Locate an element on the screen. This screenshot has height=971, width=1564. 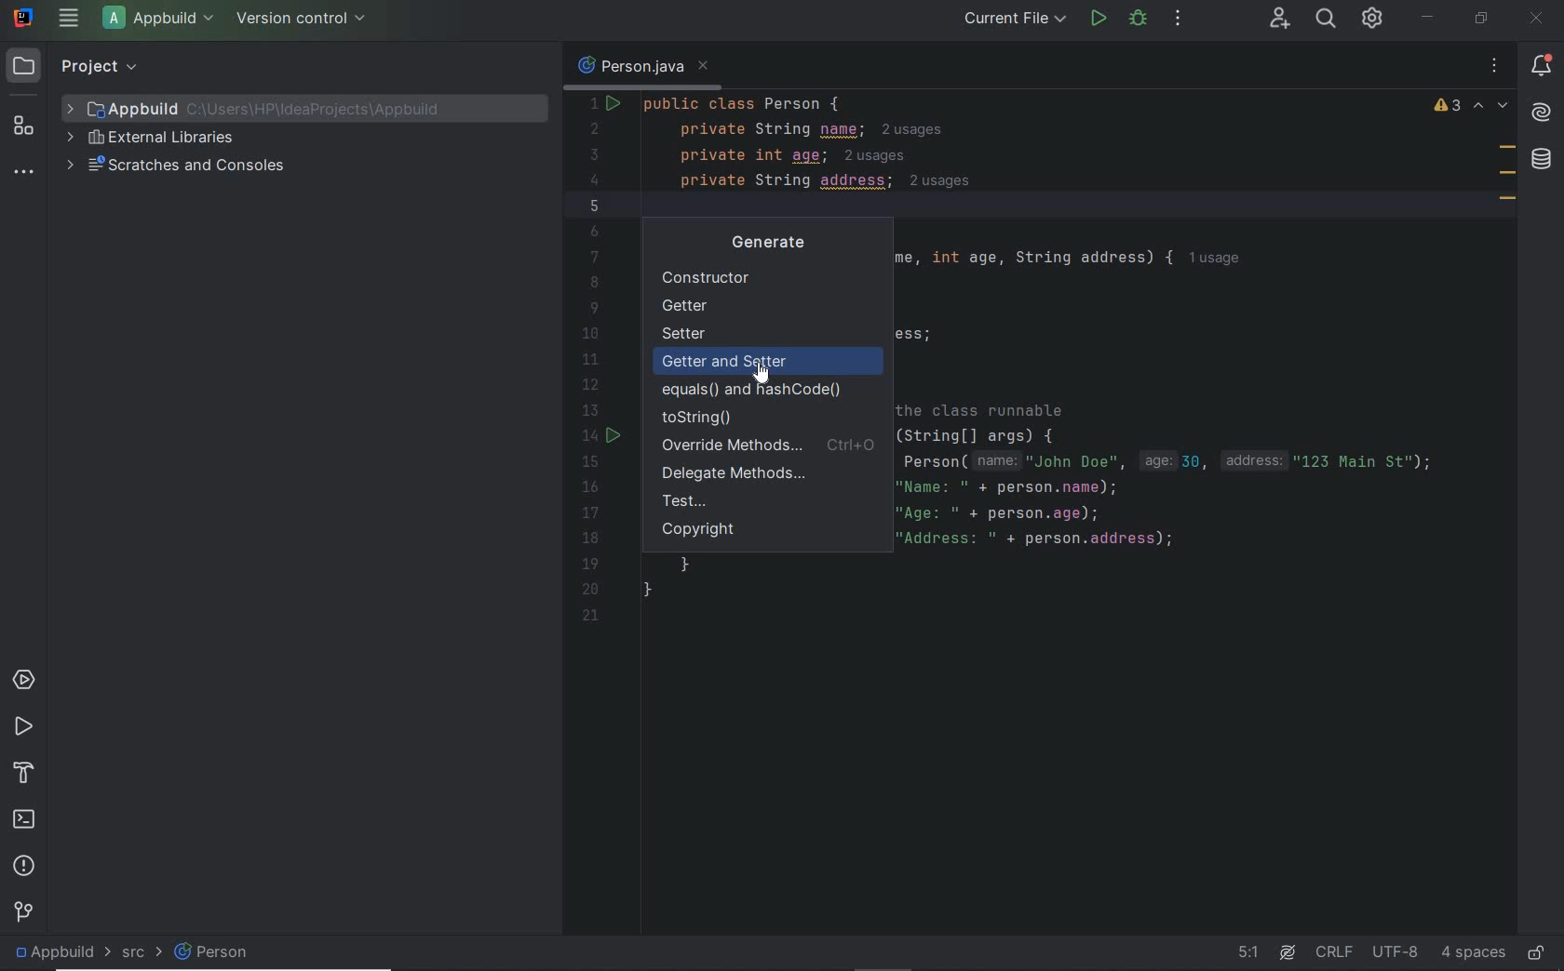
debug is located at coordinates (1137, 19).